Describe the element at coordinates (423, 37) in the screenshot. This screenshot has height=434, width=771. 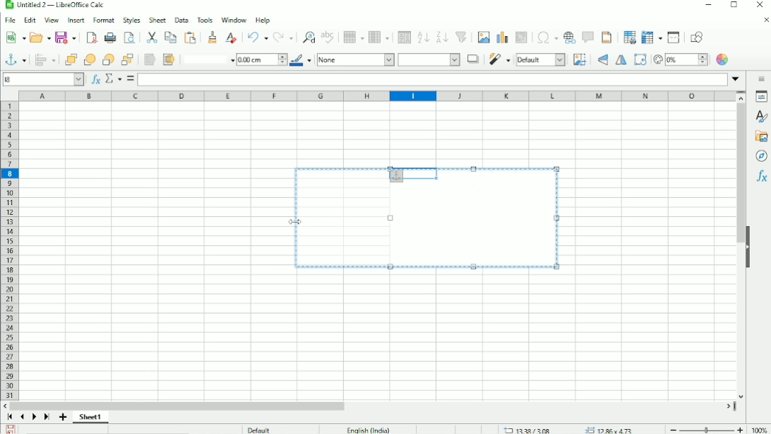
I see `Sort ascending` at that location.